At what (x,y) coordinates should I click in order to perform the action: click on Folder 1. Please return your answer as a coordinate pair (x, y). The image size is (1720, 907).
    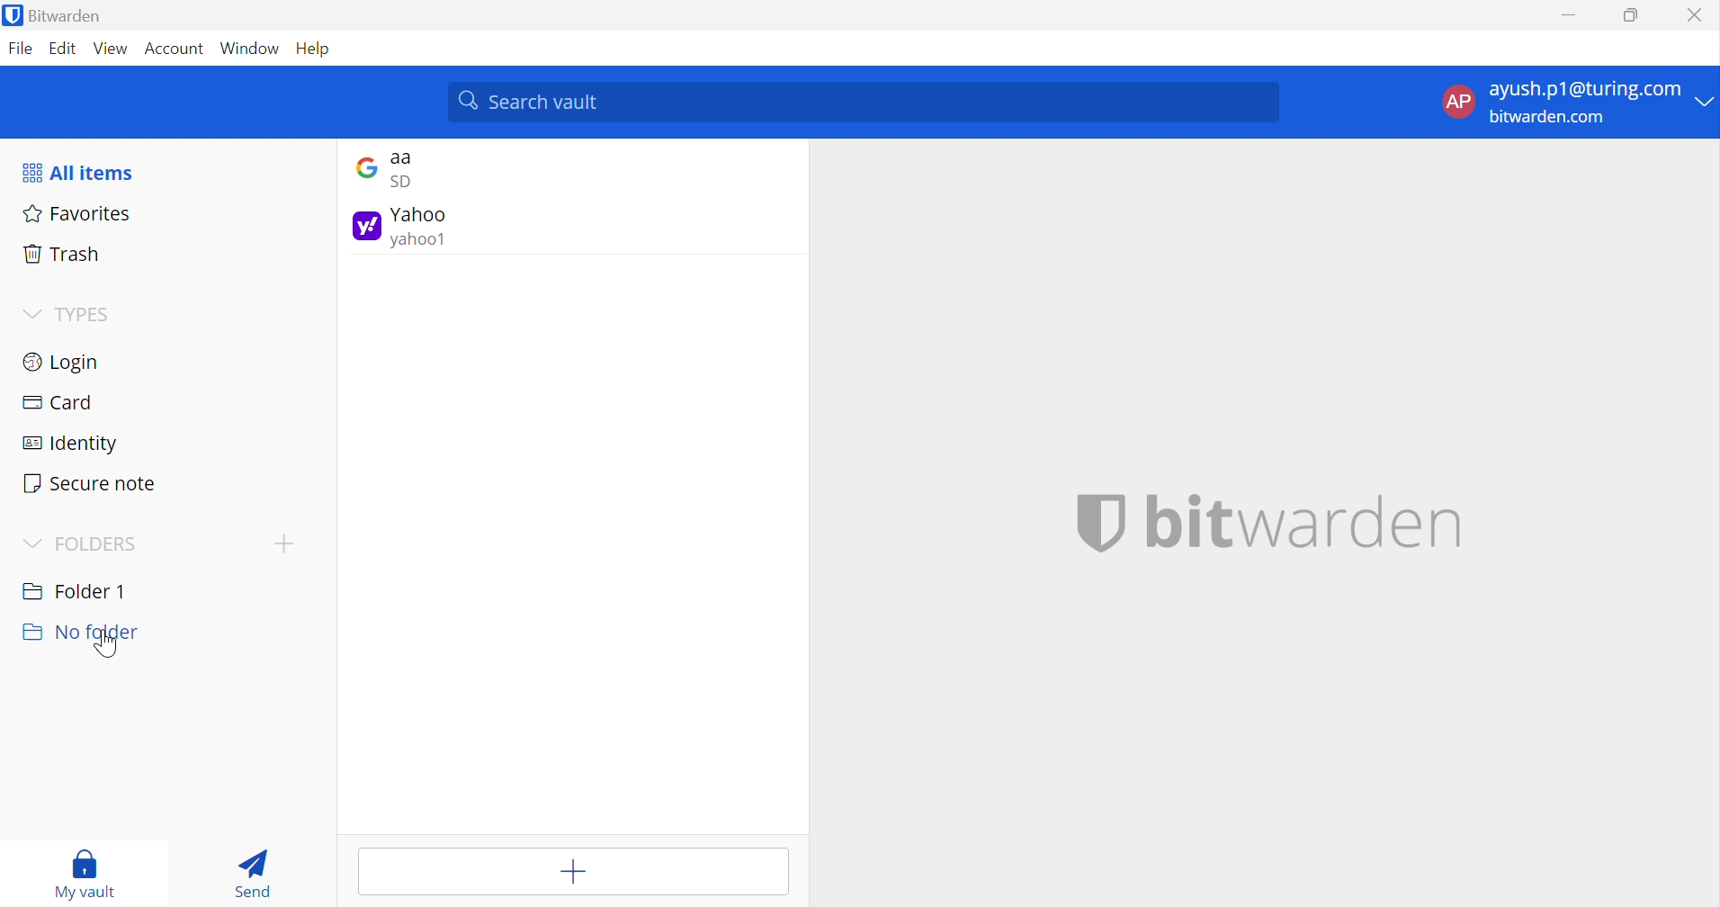
    Looking at the image, I should click on (74, 594).